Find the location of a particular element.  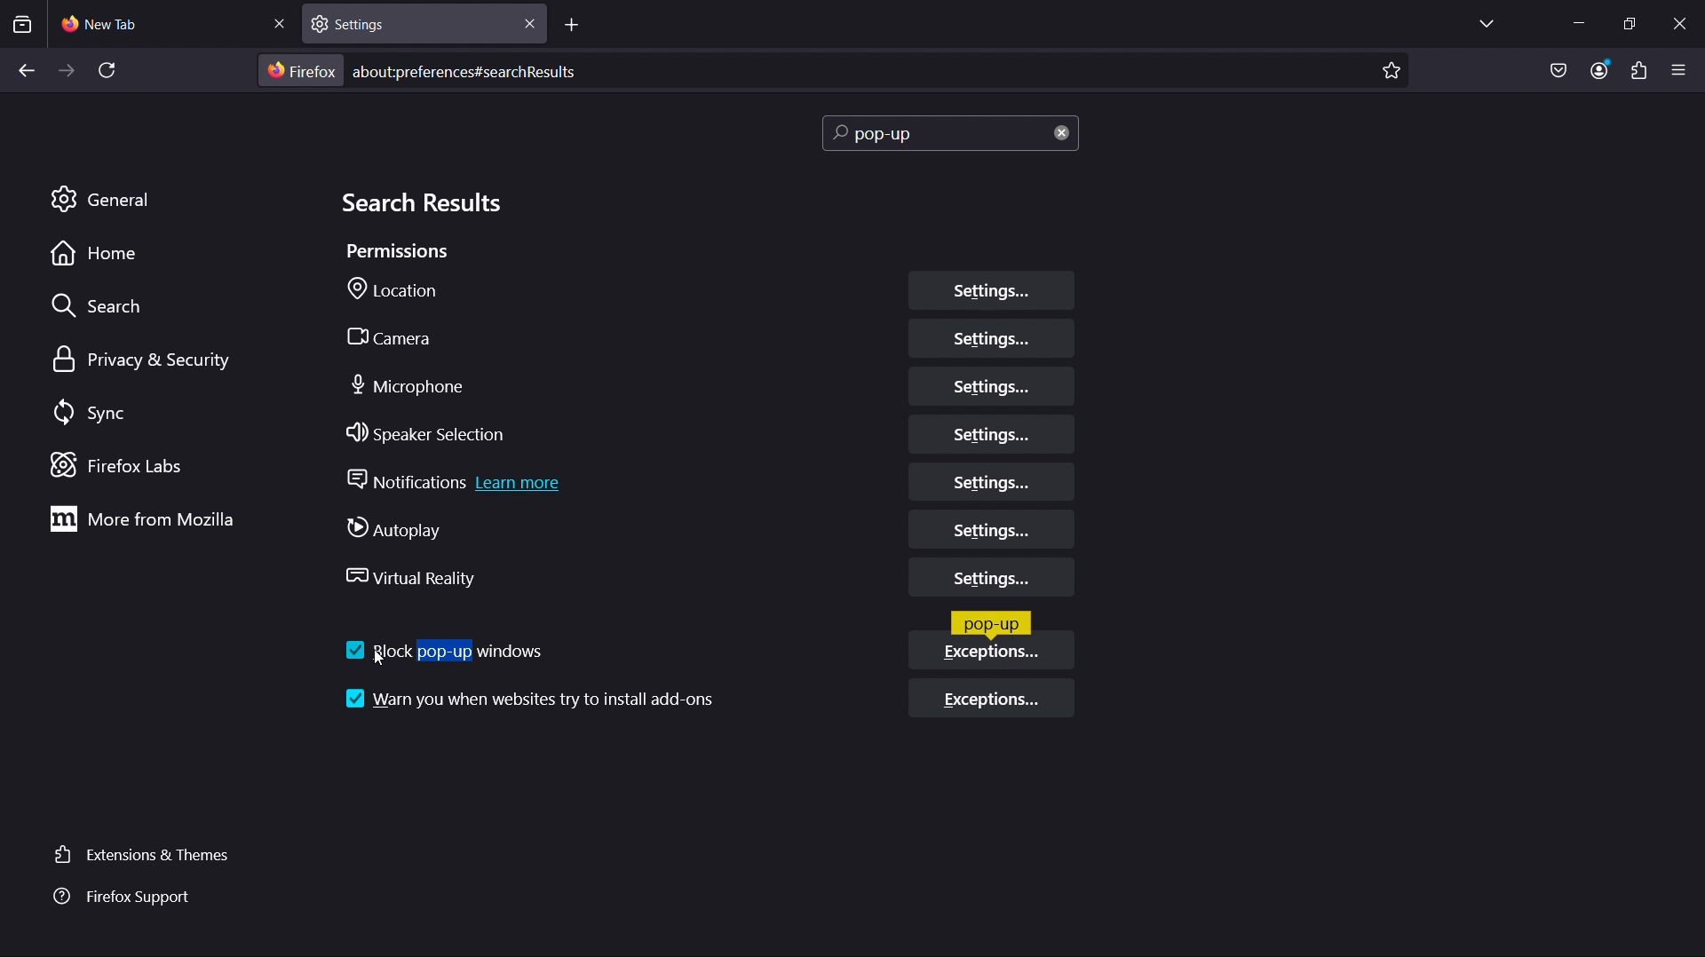

Microphone is located at coordinates (409, 386).